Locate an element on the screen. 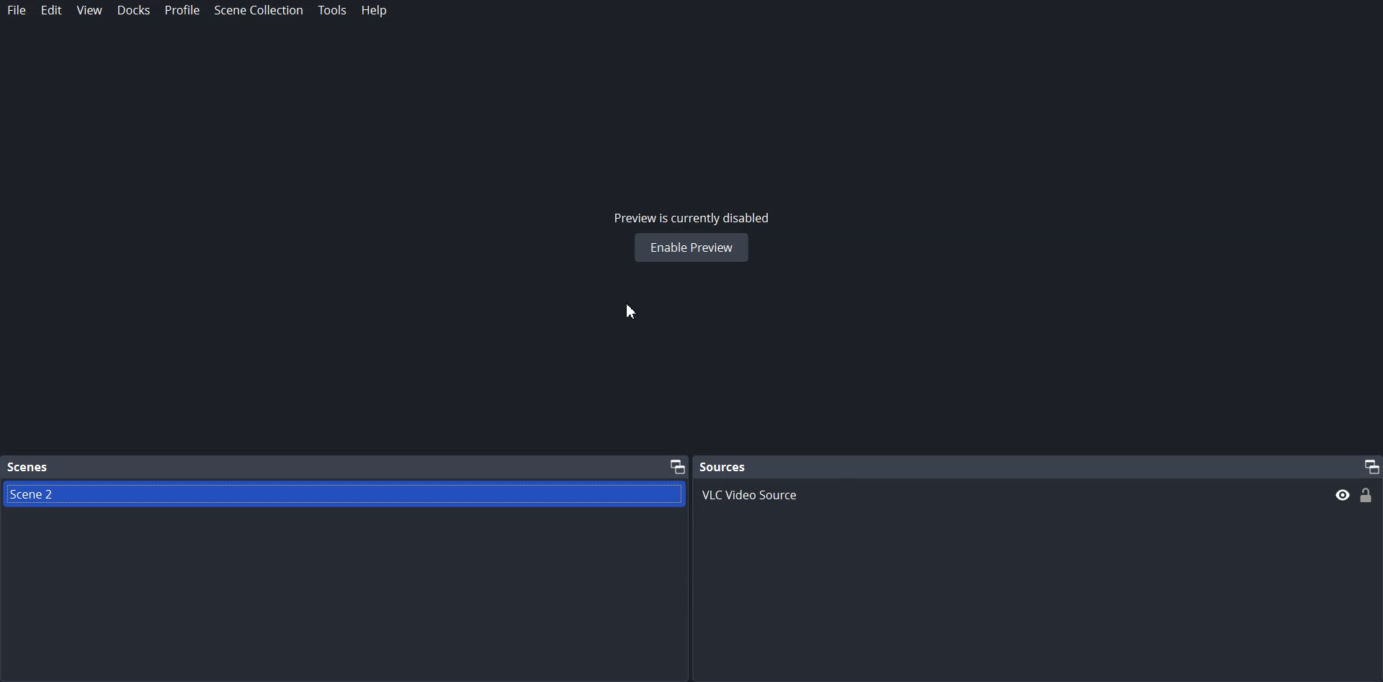 This screenshot has height=682, width=1383. Maximize is located at coordinates (673, 467).